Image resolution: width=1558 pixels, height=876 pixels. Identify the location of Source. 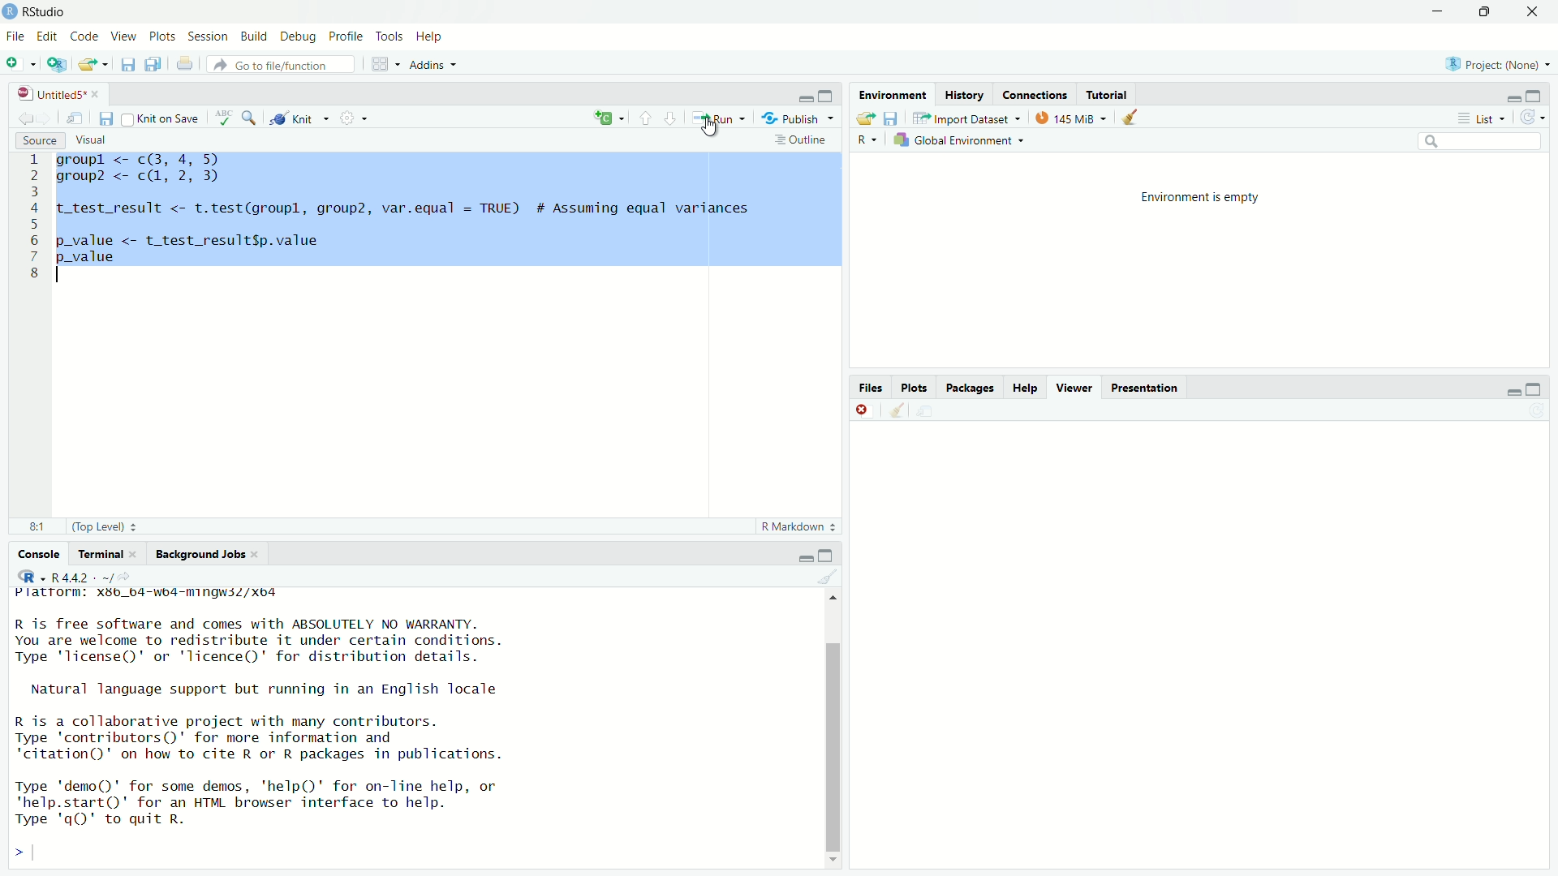
(37, 140).